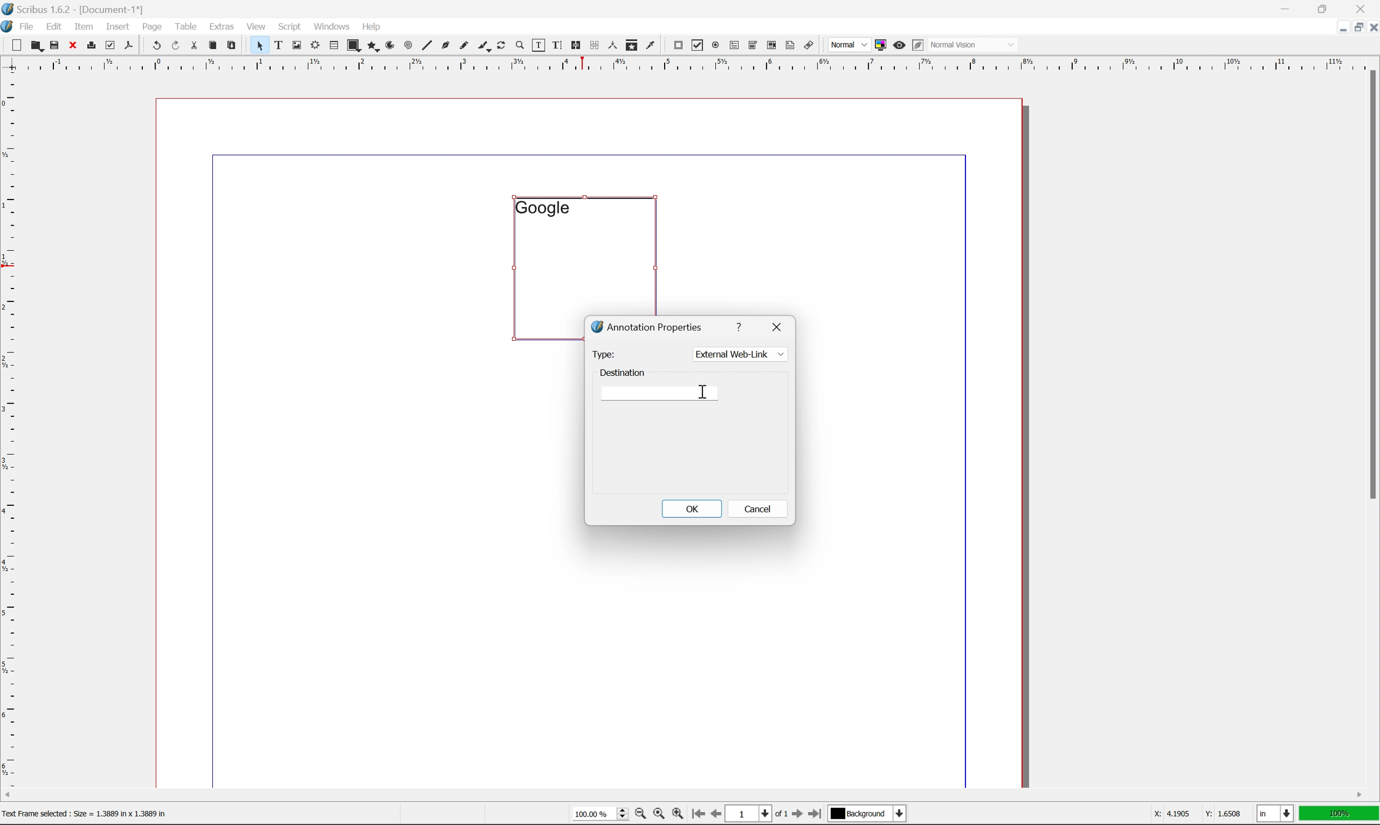 The image size is (1380, 825). What do you see at coordinates (1189, 814) in the screenshot?
I see `coordinates` at bounding box center [1189, 814].